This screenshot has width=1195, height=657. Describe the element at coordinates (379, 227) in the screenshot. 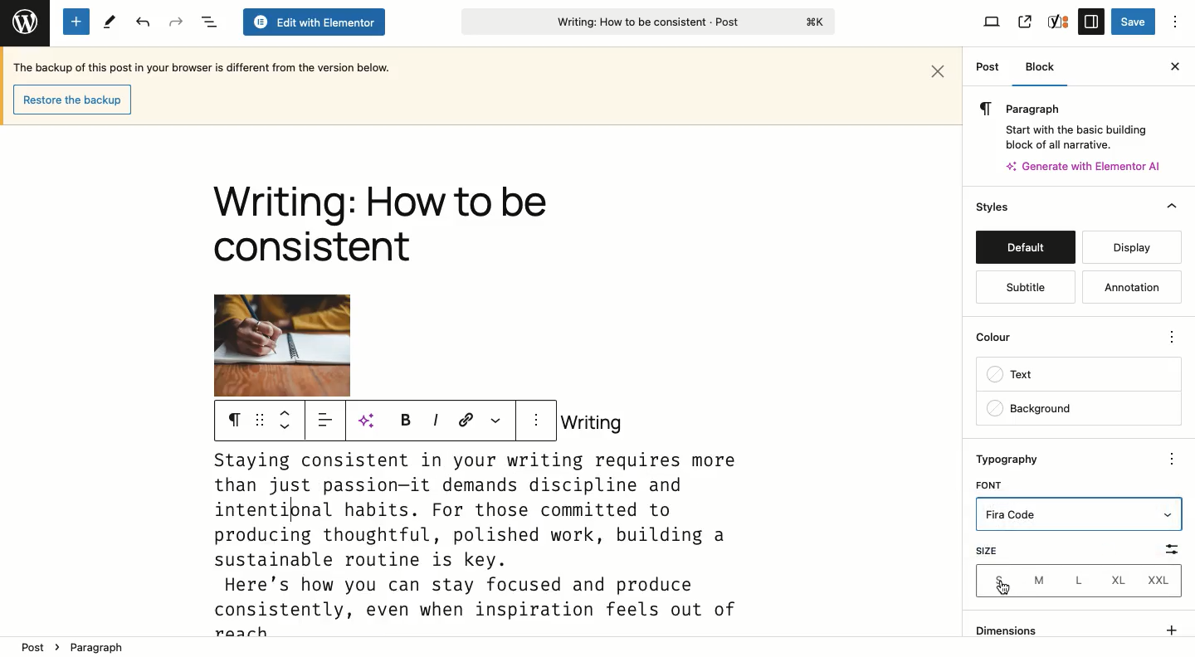

I see `Title` at that location.